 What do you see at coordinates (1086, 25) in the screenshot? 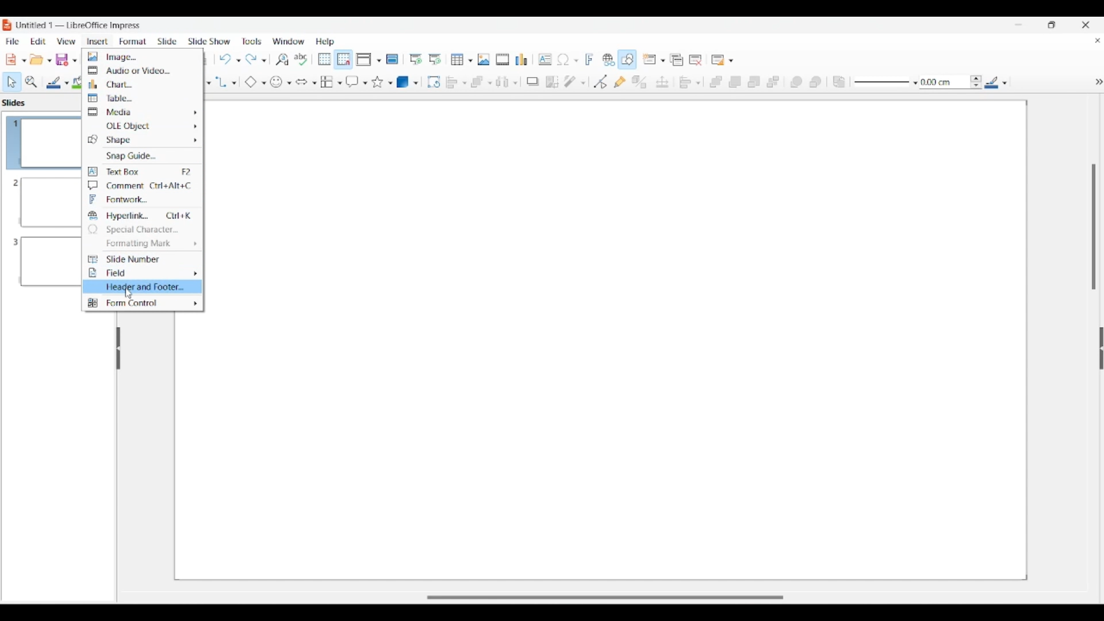
I see `Close interface` at bounding box center [1086, 25].